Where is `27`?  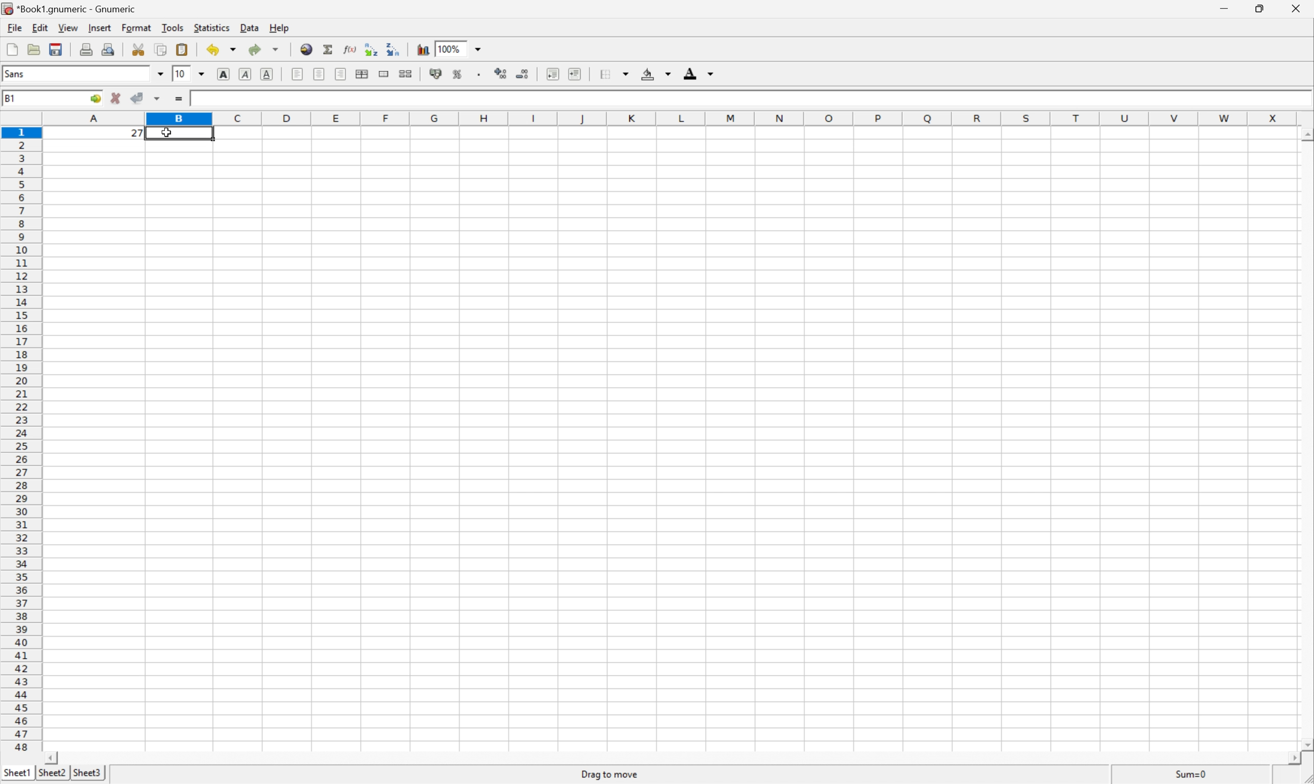 27 is located at coordinates (198, 97).